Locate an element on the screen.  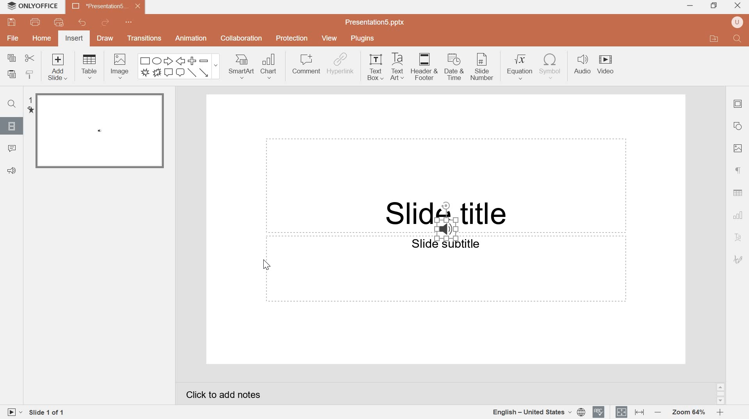
redo is located at coordinates (105, 22).